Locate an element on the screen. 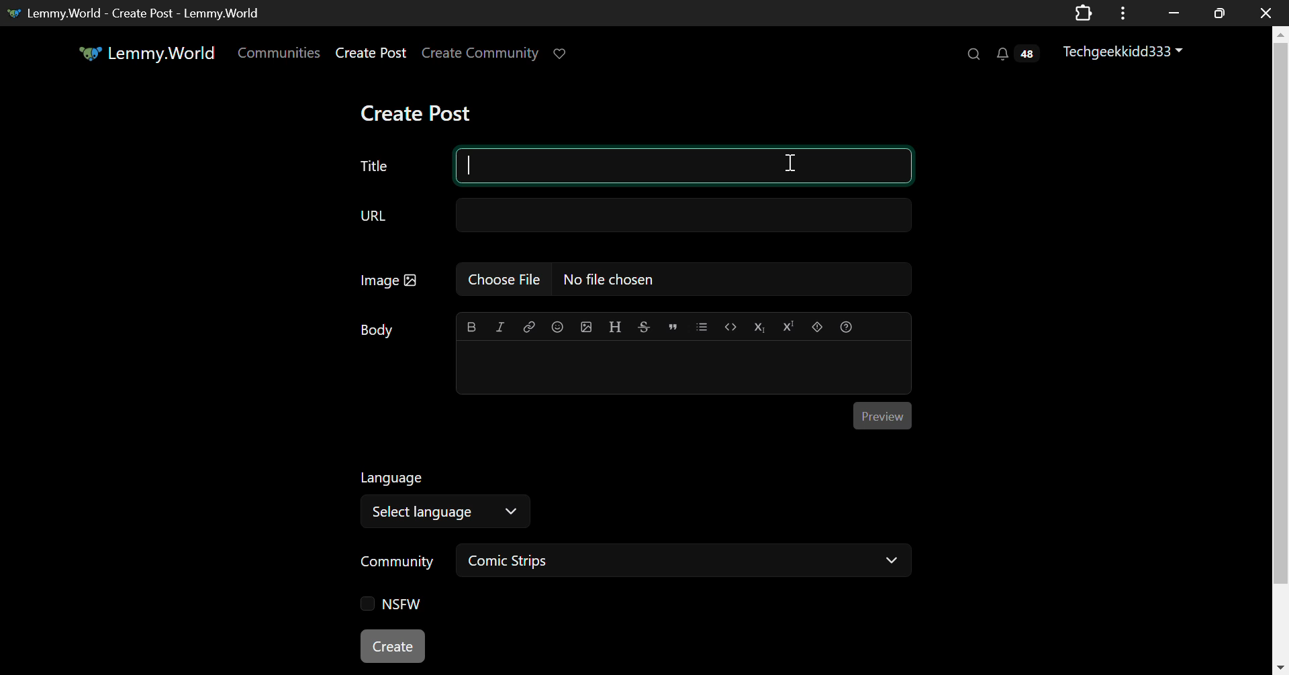  strikethrough is located at coordinates (644, 327).